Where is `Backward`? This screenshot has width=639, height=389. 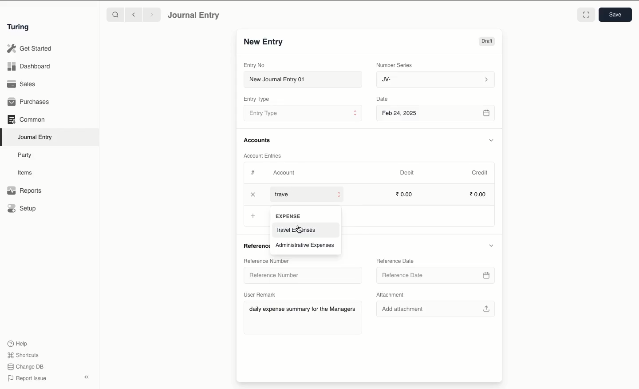
Backward is located at coordinates (134, 14).